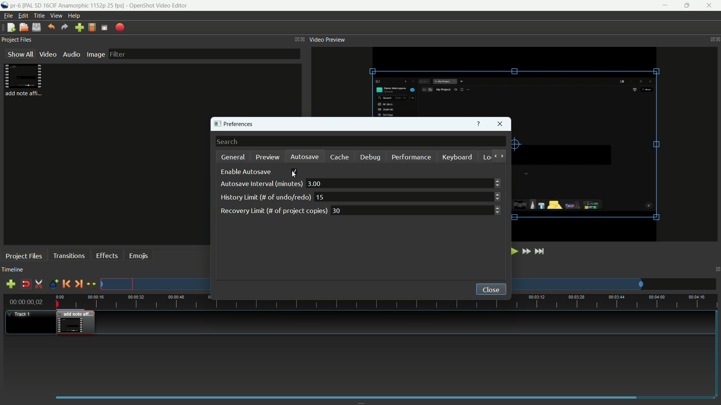 This screenshot has height=405, width=721. Describe the element at coordinates (294, 173) in the screenshot. I see `cursor` at that location.